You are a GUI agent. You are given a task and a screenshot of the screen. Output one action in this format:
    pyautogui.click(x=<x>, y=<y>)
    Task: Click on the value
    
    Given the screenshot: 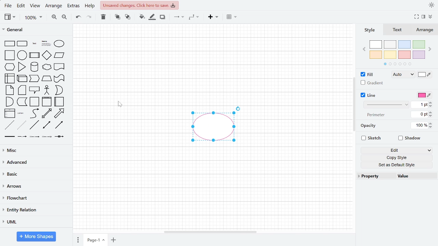 What is the action you would take?
    pyautogui.click(x=416, y=176)
    